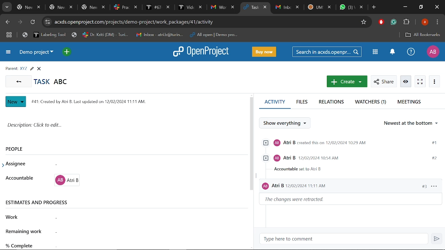 The width and height of the screenshot is (445, 250). What do you see at coordinates (7, 7) in the screenshot?
I see `Search tabs` at bounding box center [7, 7].